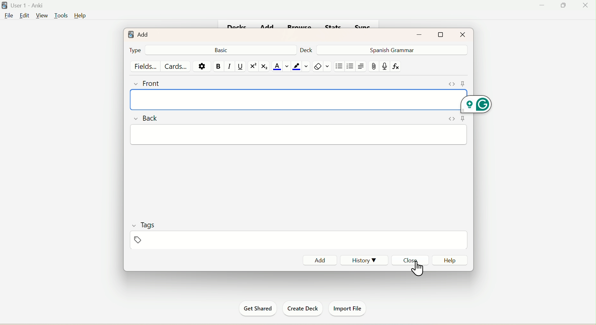 The height and width of the screenshot is (325, 596). I want to click on Close, so click(410, 260).